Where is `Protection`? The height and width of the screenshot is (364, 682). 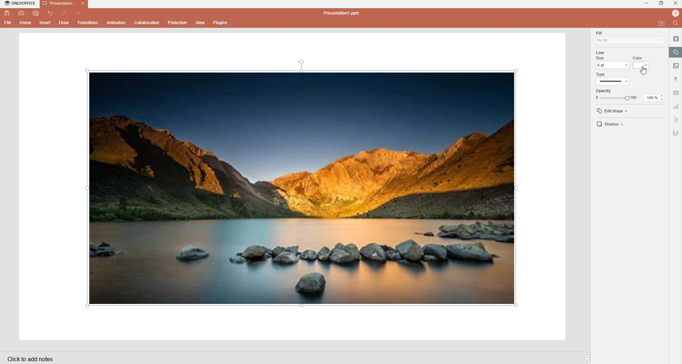 Protection is located at coordinates (179, 23).